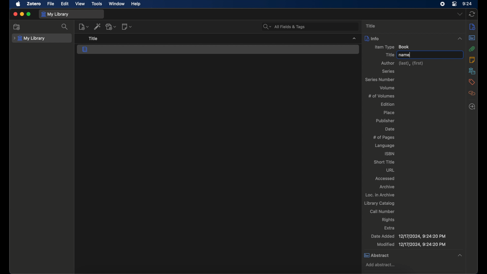 The width and height of the screenshot is (487, 274). Describe the element at coordinates (473, 82) in the screenshot. I see `tags` at that location.